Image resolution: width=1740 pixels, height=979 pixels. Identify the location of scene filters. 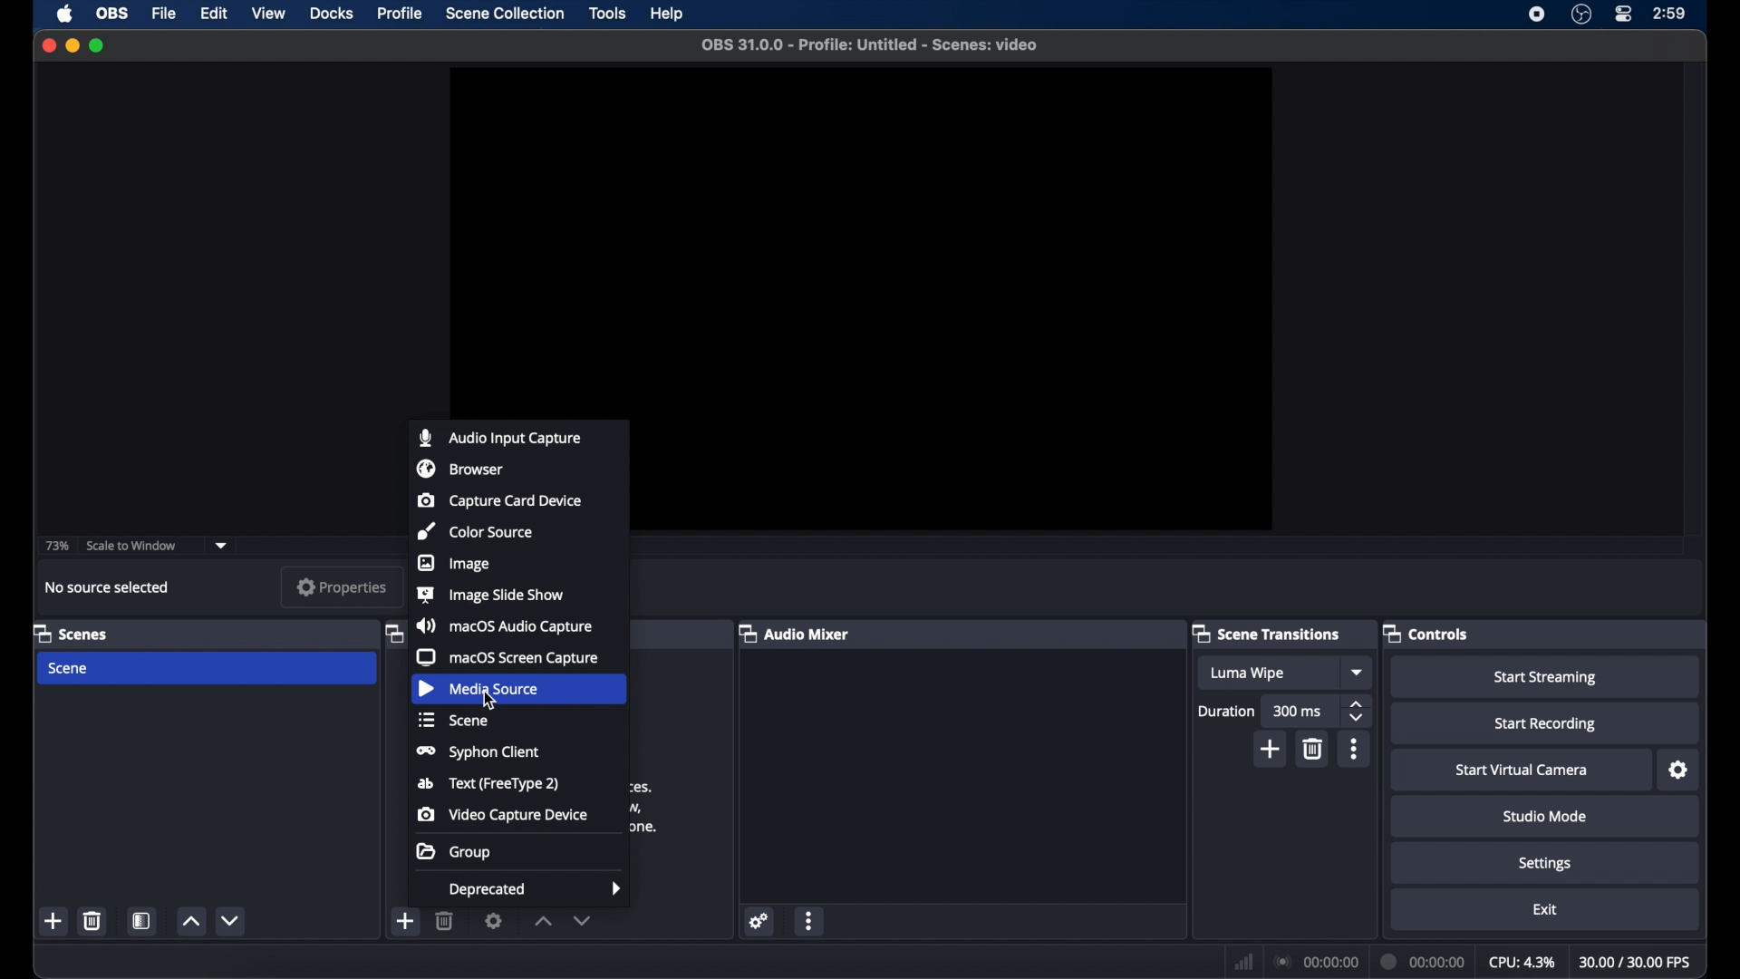
(141, 920).